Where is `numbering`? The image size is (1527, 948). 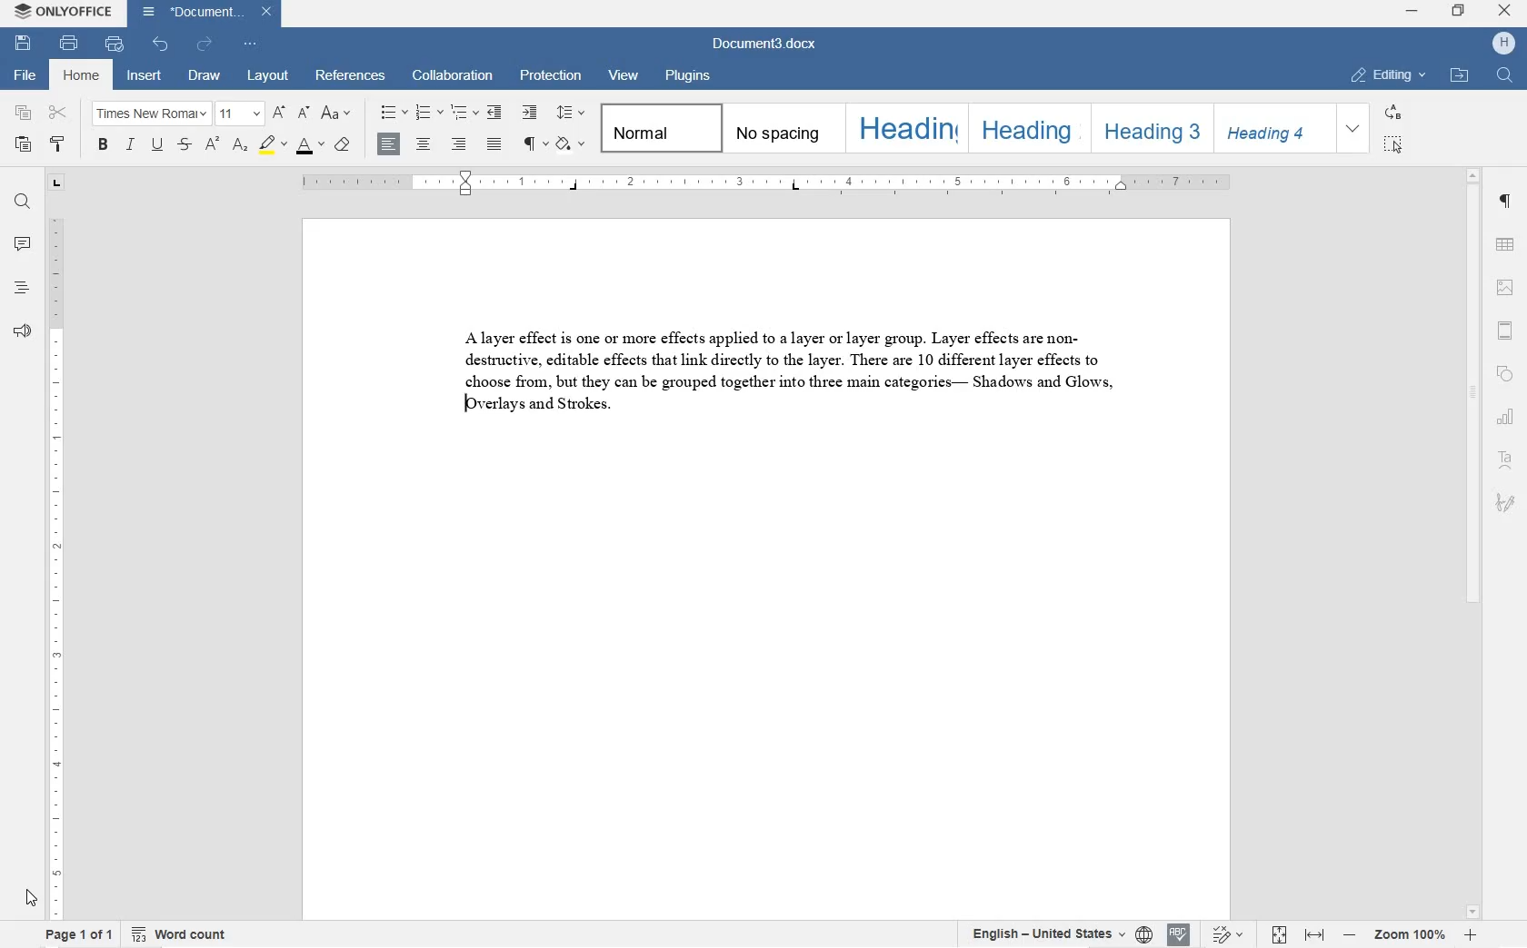
numbering is located at coordinates (428, 114).